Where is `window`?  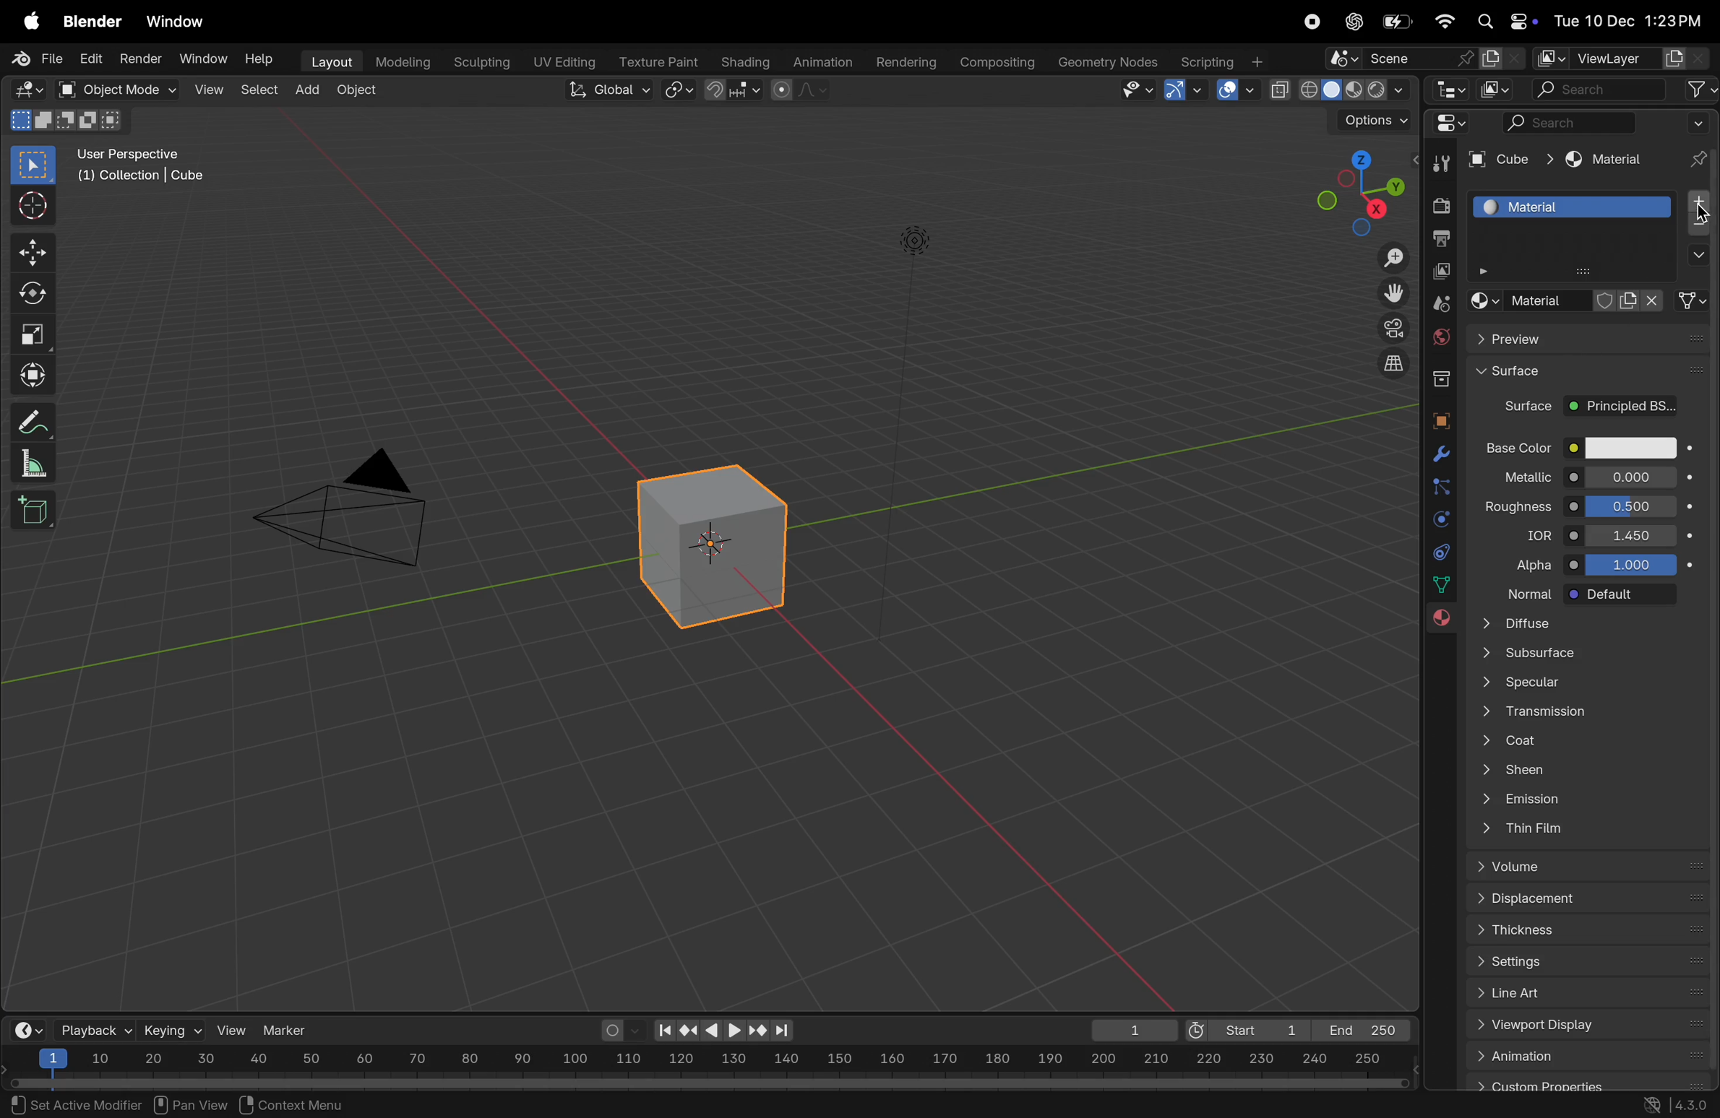 window is located at coordinates (180, 22).